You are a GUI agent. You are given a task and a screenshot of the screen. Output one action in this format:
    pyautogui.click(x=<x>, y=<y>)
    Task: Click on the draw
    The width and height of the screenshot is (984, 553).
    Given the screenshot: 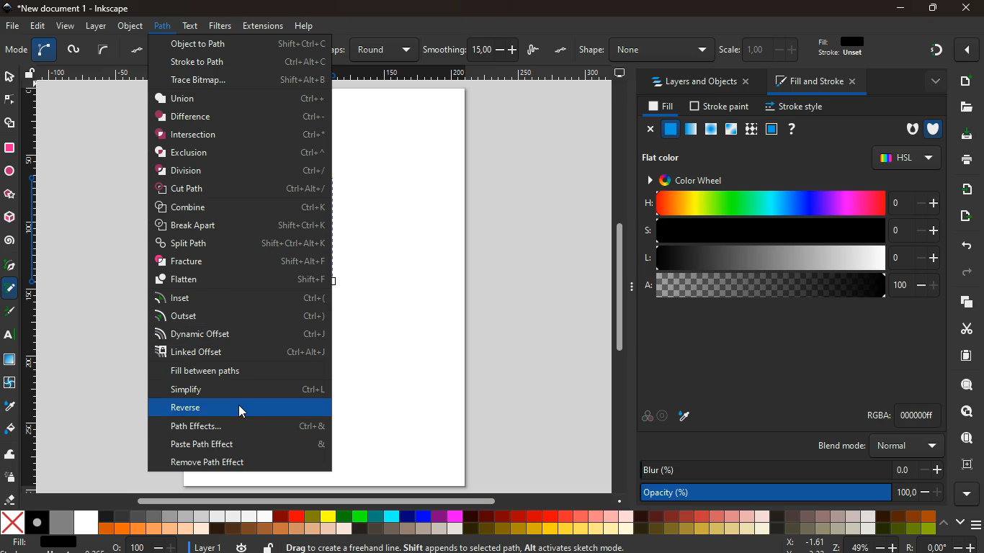 What is the action you would take?
    pyautogui.click(x=11, y=314)
    